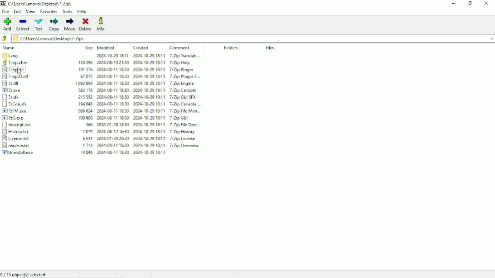 This screenshot has width=495, height=278. Describe the element at coordinates (5, 38) in the screenshot. I see `Back` at that location.